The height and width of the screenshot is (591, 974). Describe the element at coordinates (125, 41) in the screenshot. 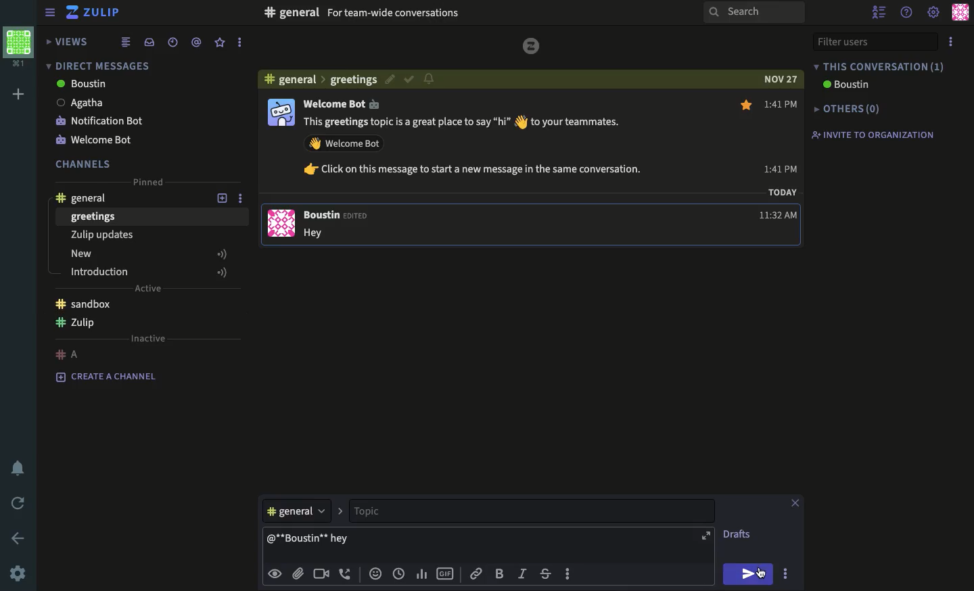

I see `list view` at that location.